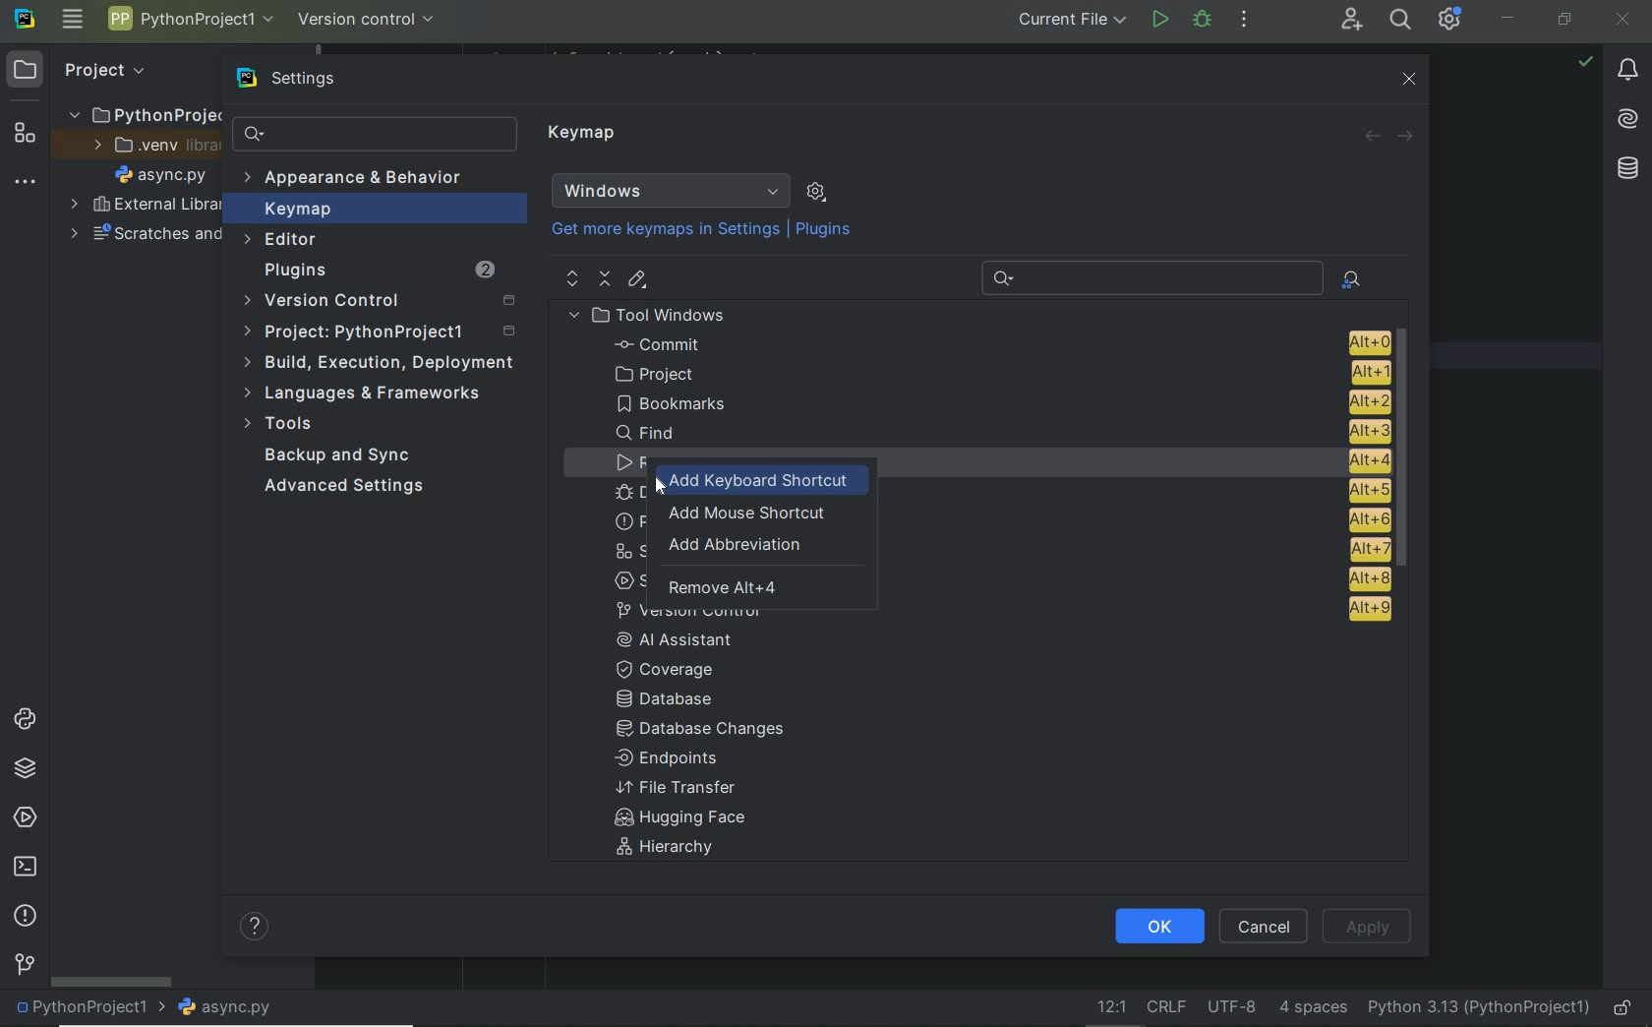  Describe the element at coordinates (23, 719) in the screenshot. I see `python consoles` at that location.